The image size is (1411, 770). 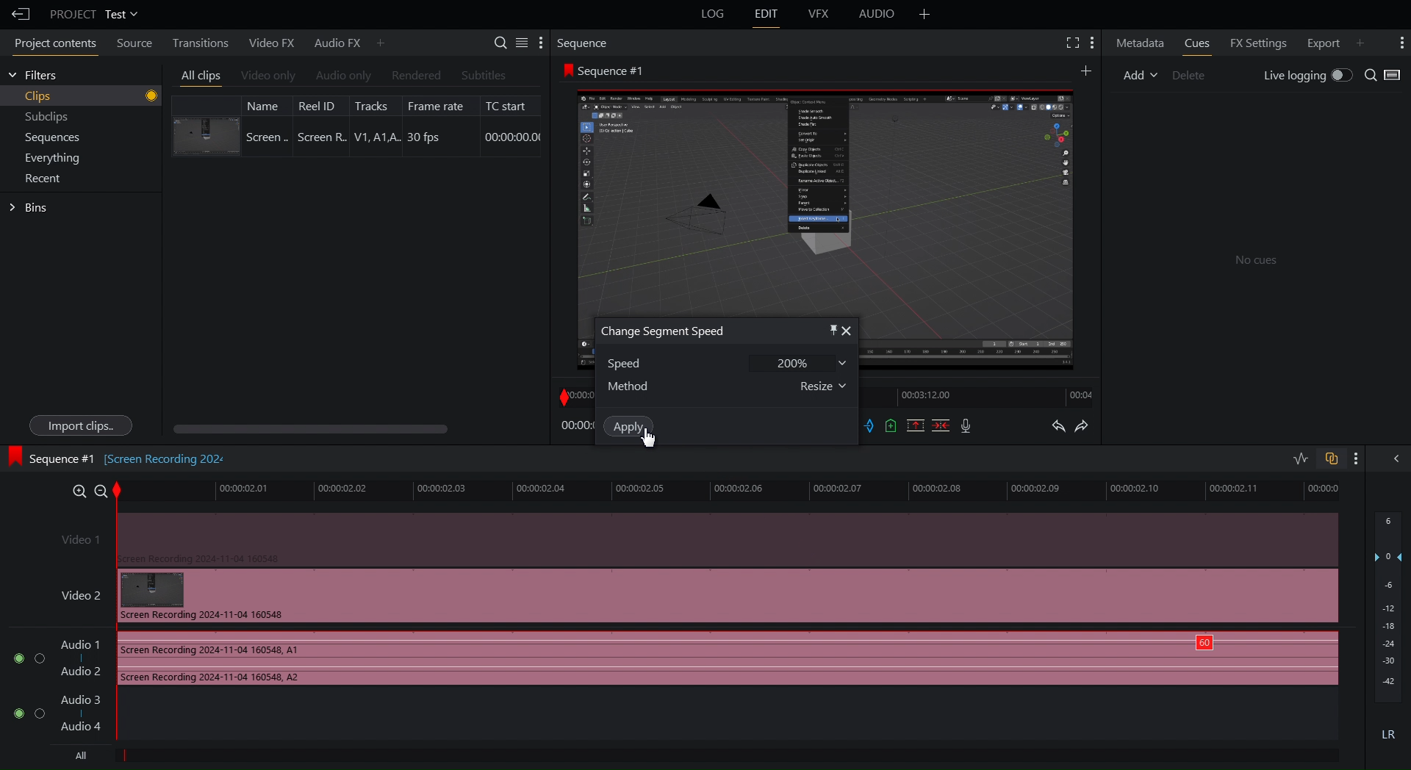 What do you see at coordinates (31, 208) in the screenshot?
I see `Bins` at bounding box center [31, 208].